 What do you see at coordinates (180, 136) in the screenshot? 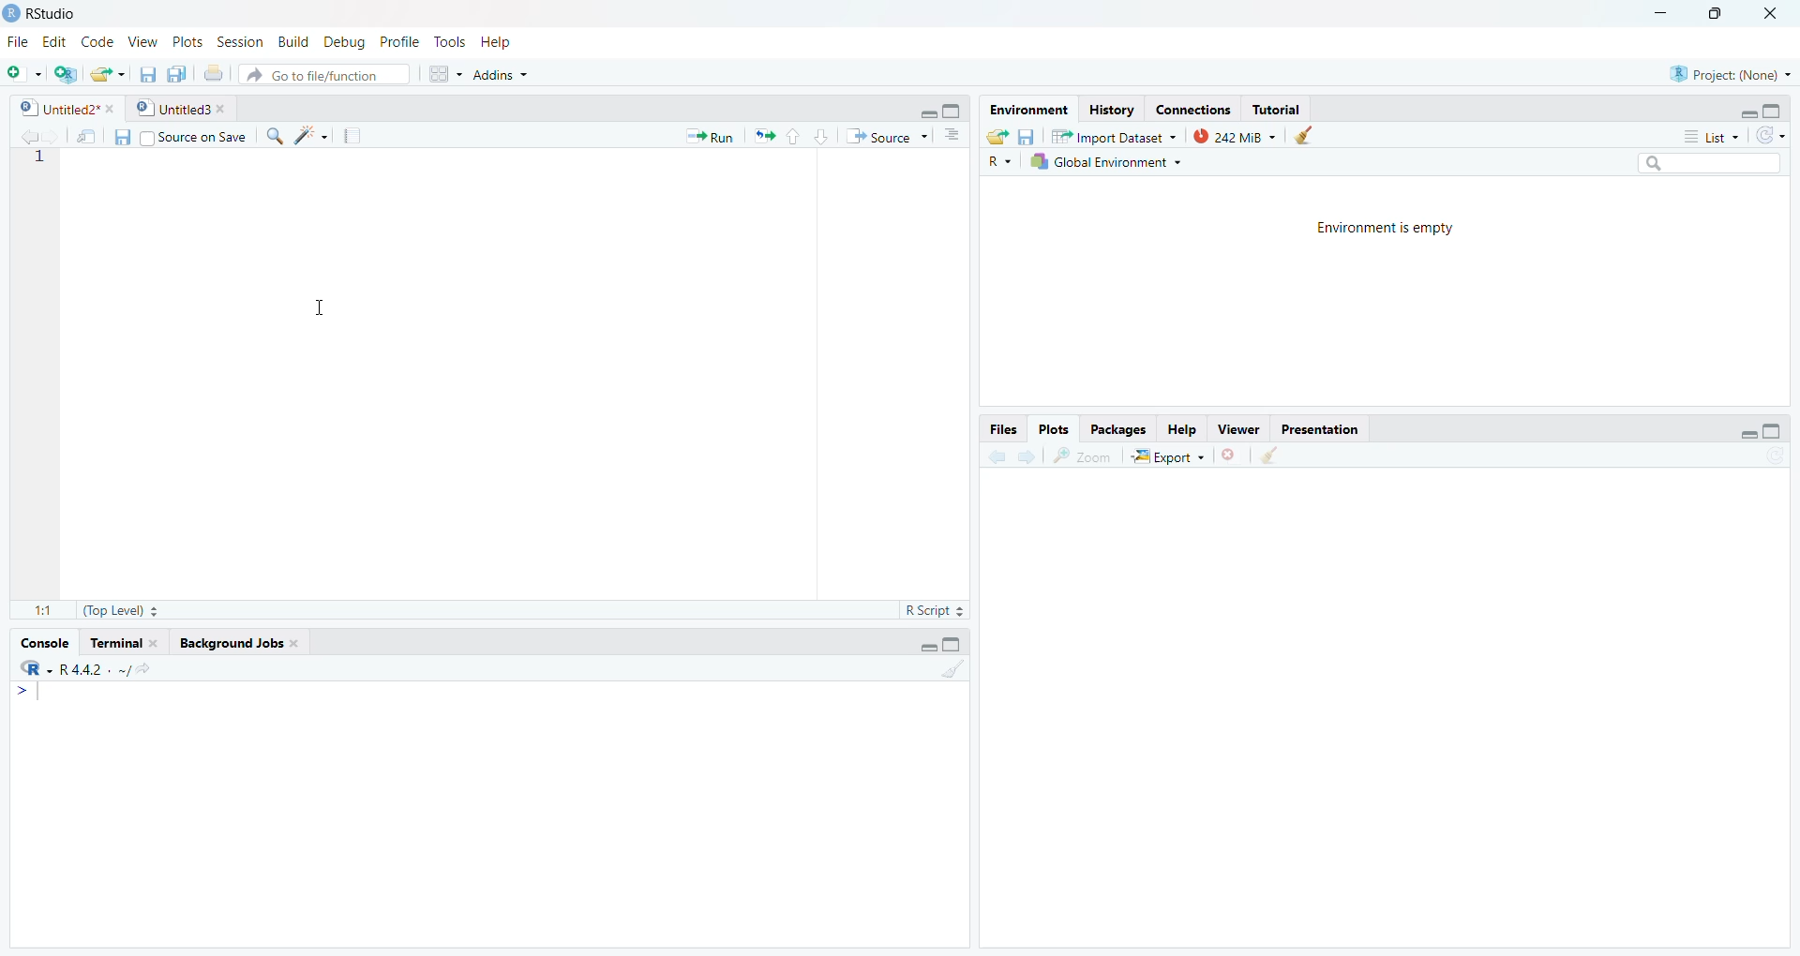
I see `Source on Save` at bounding box center [180, 136].